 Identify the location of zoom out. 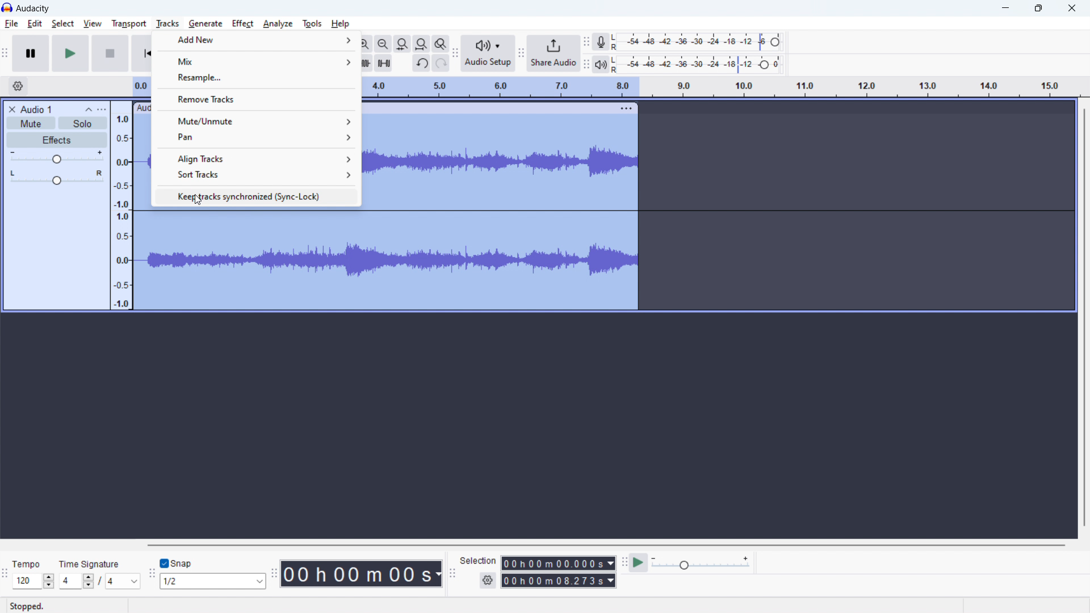
(382, 44).